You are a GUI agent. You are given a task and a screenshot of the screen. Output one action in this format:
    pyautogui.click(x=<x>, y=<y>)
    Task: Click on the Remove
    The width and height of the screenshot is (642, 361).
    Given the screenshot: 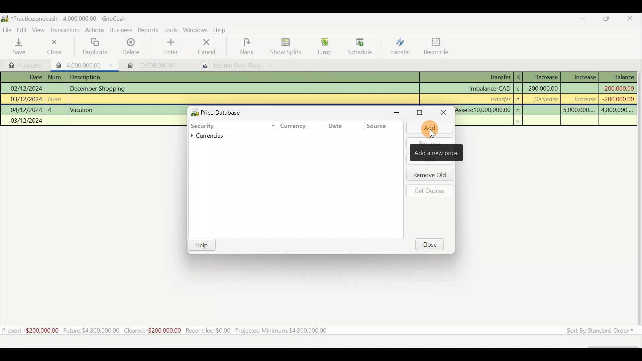 What is the action you would take?
    pyautogui.click(x=430, y=144)
    